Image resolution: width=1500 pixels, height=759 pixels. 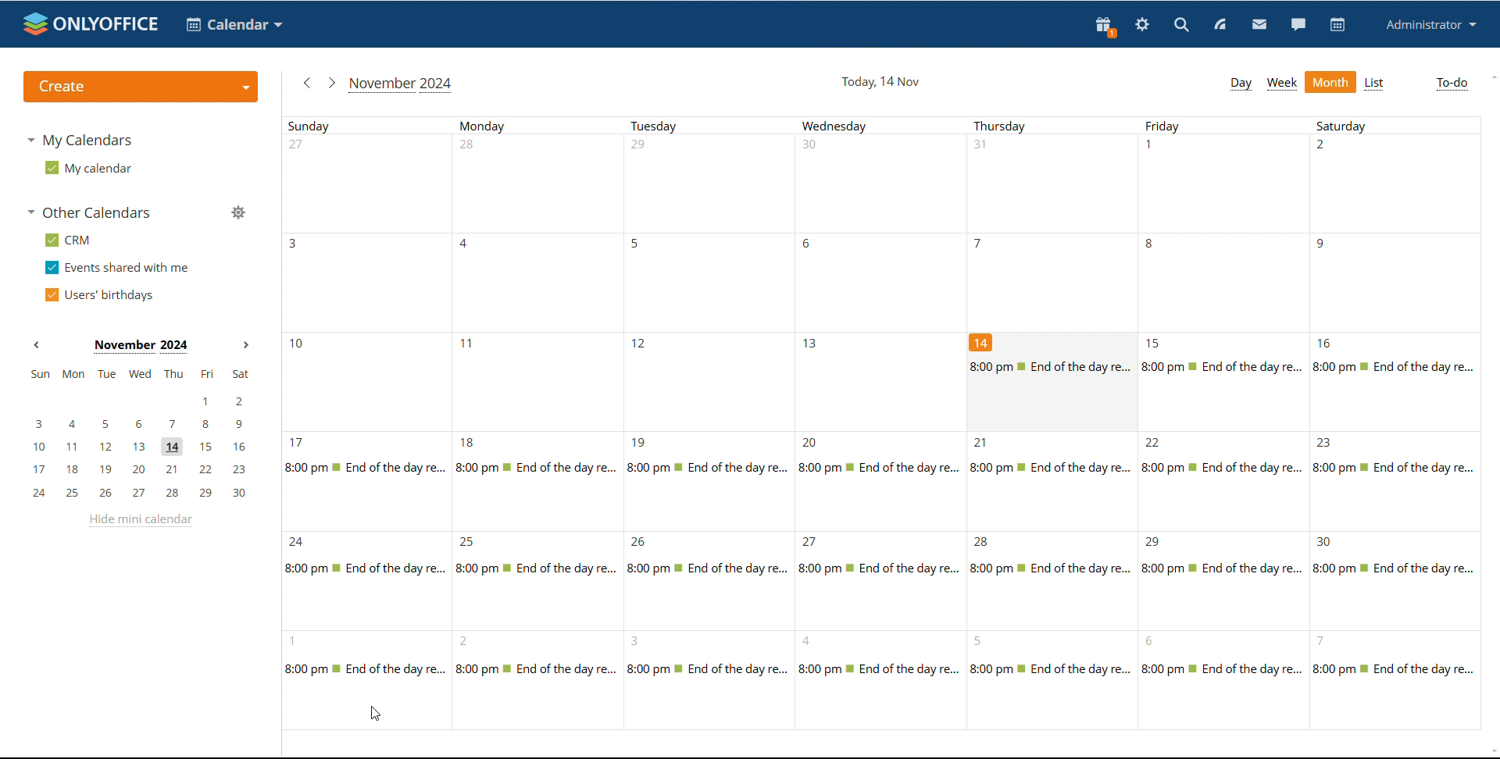 I want to click on feed, so click(x=1219, y=24).